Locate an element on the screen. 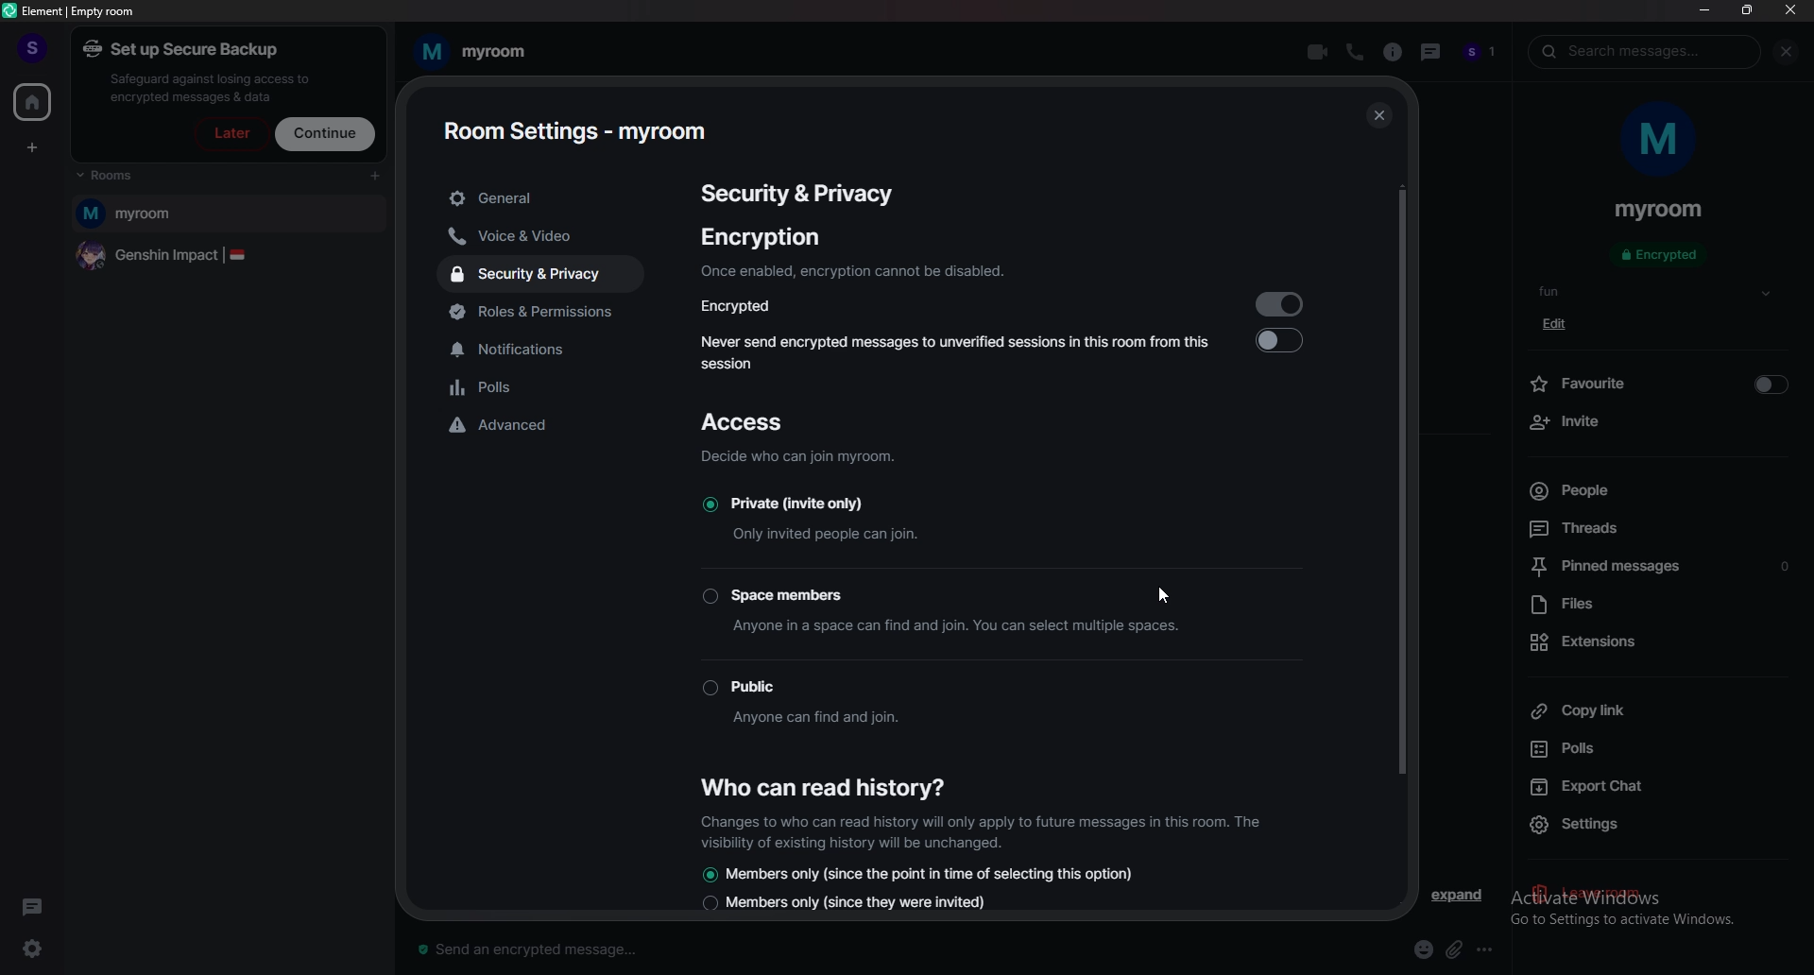 The height and width of the screenshot is (975, 1814). who can read history is located at coordinates (817, 786).